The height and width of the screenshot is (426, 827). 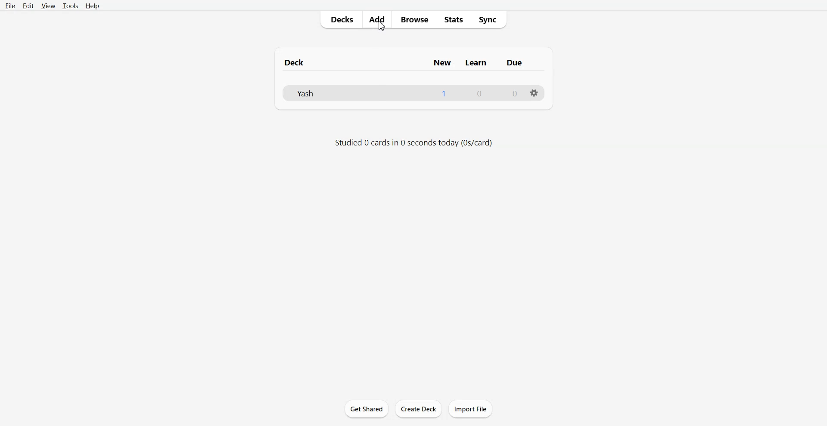 I want to click on Import File, so click(x=471, y=409).